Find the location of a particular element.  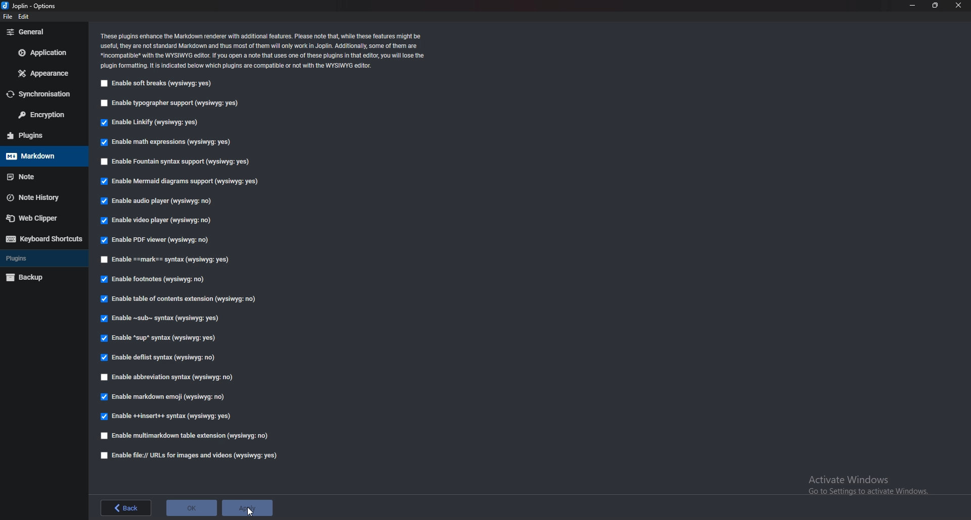

Keyboard shortcuts is located at coordinates (41, 239).